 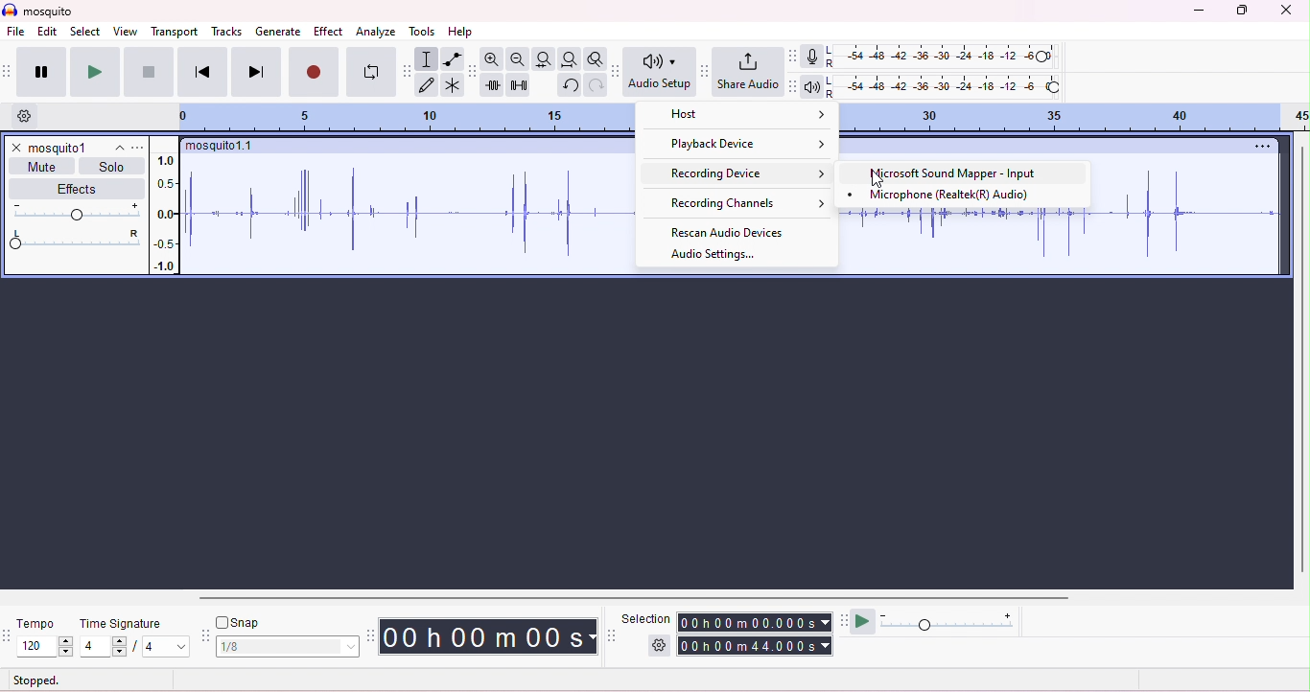 I want to click on track title, so click(x=222, y=148).